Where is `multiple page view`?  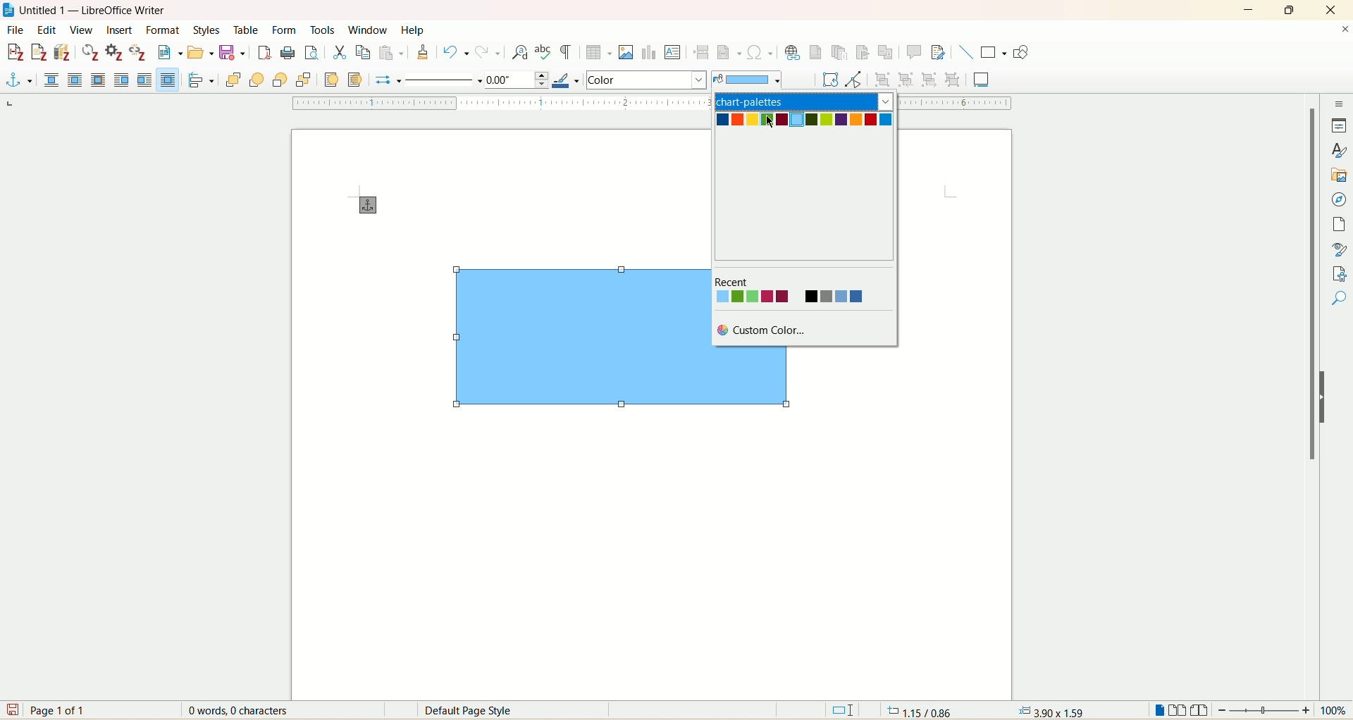 multiple page view is located at coordinates (1179, 712).